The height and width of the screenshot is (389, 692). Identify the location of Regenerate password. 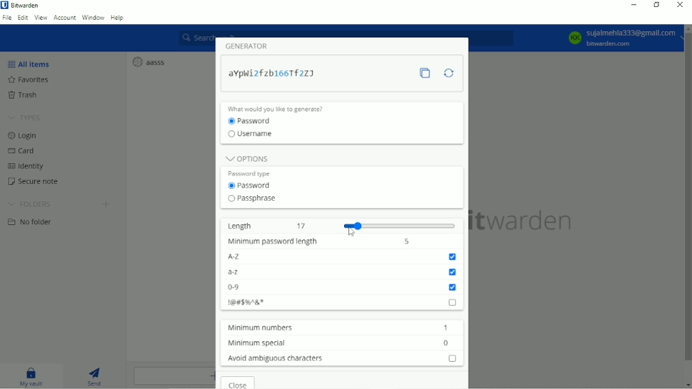
(449, 73).